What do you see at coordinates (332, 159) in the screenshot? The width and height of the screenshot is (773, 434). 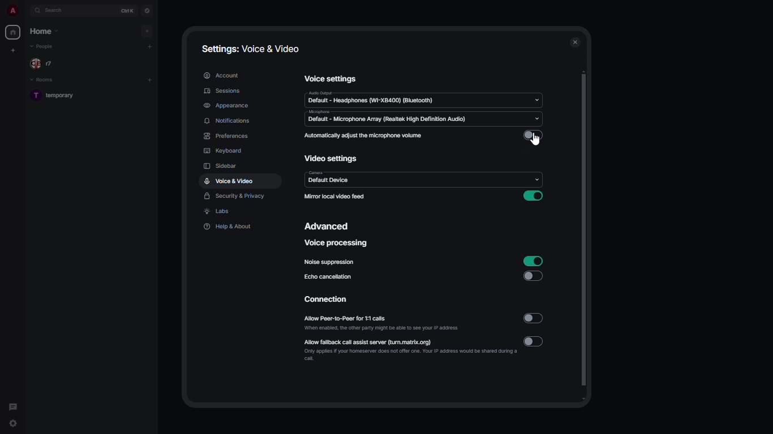 I see `video settings` at bounding box center [332, 159].